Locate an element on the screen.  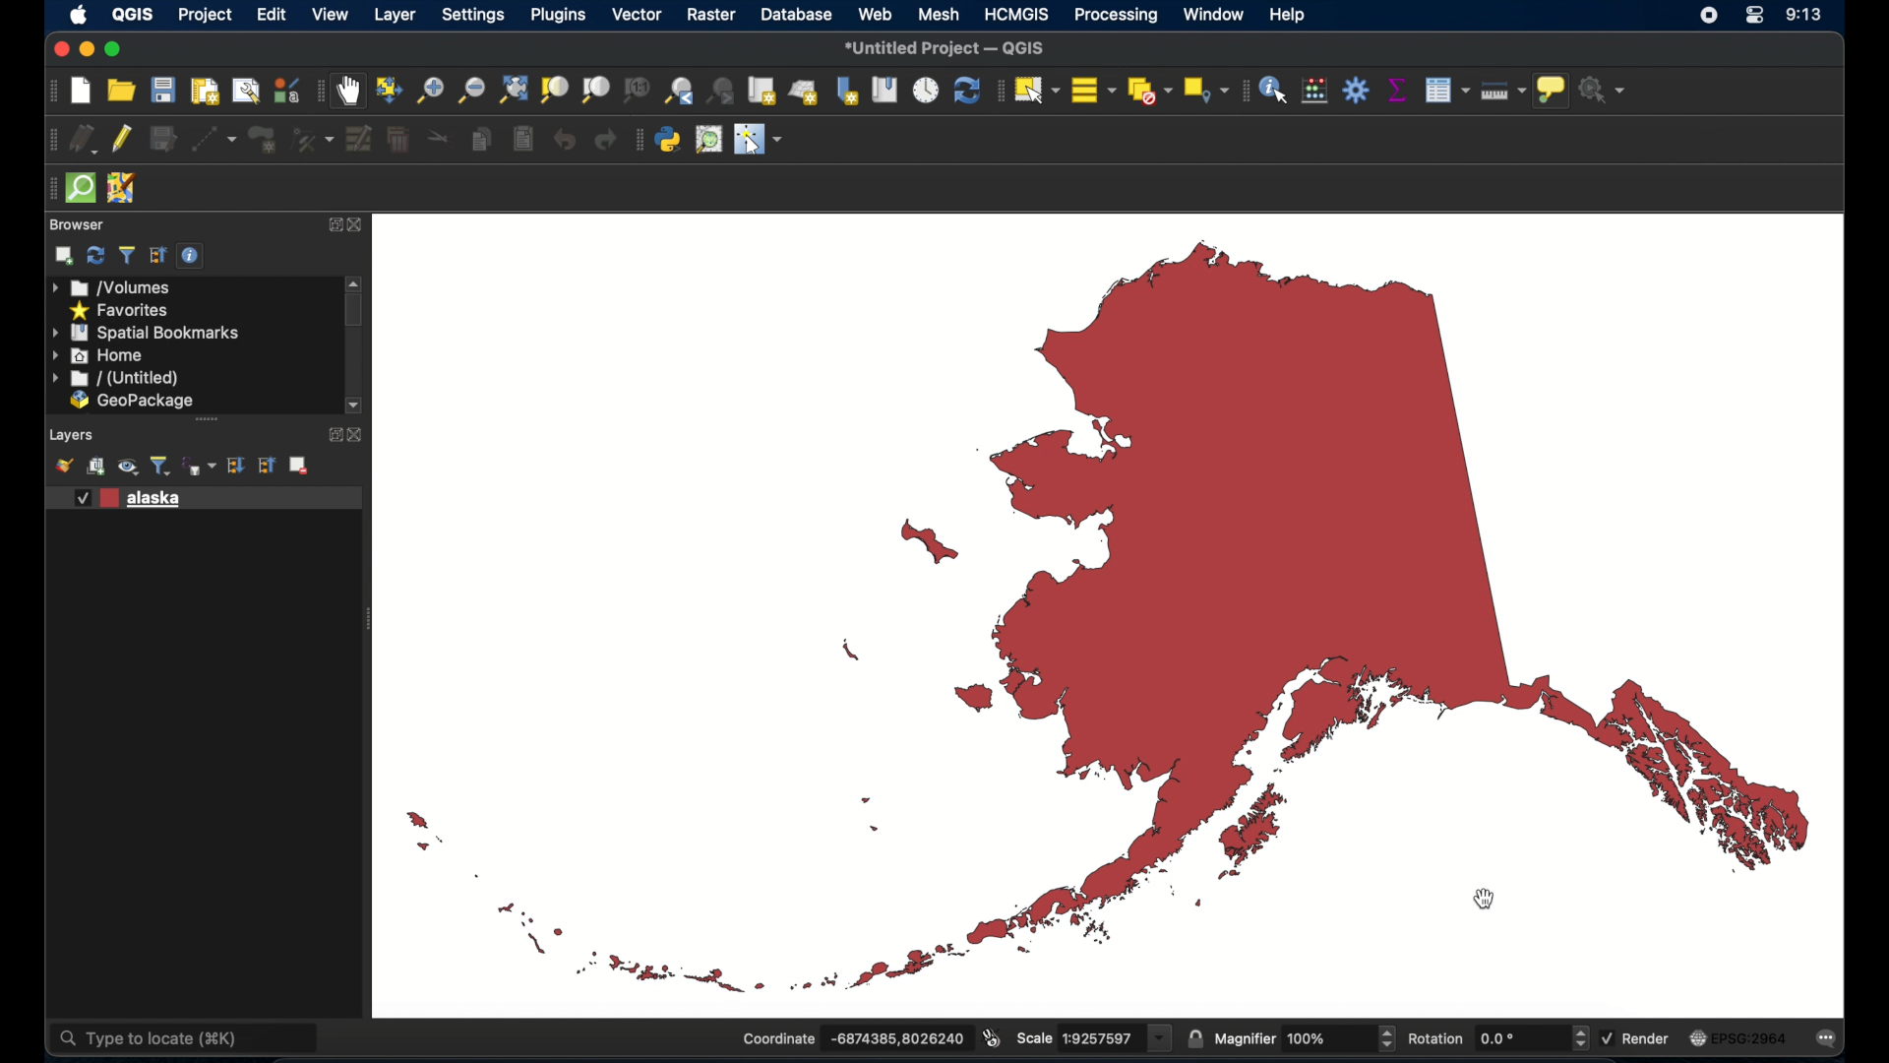
zoom next is located at coordinates (724, 90).